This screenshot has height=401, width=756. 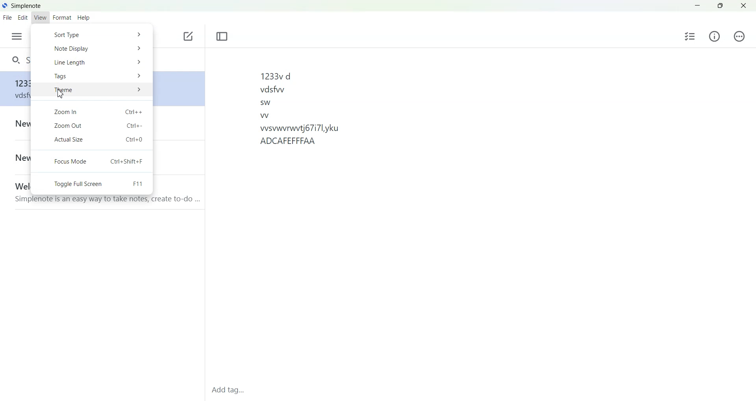 I want to click on Info, so click(x=714, y=36).